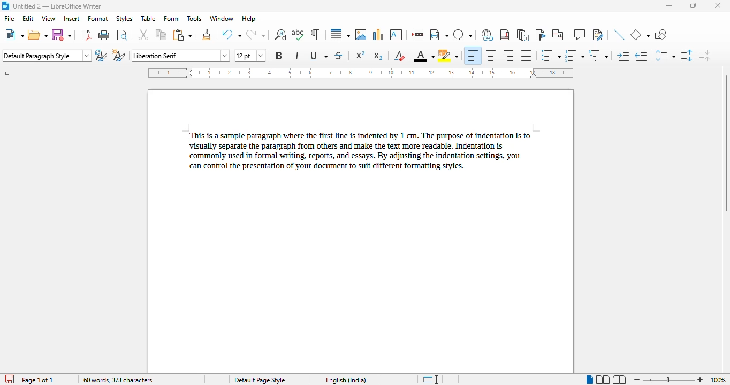 The height and width of the screenshot is (385, 730). I want to click on align left, so click(472, 55).